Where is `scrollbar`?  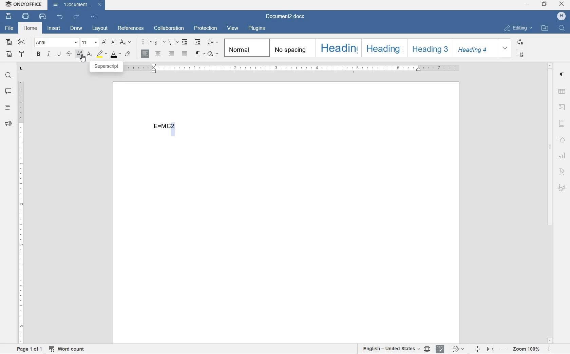
scrollbar is located at coordinates (551, 203).